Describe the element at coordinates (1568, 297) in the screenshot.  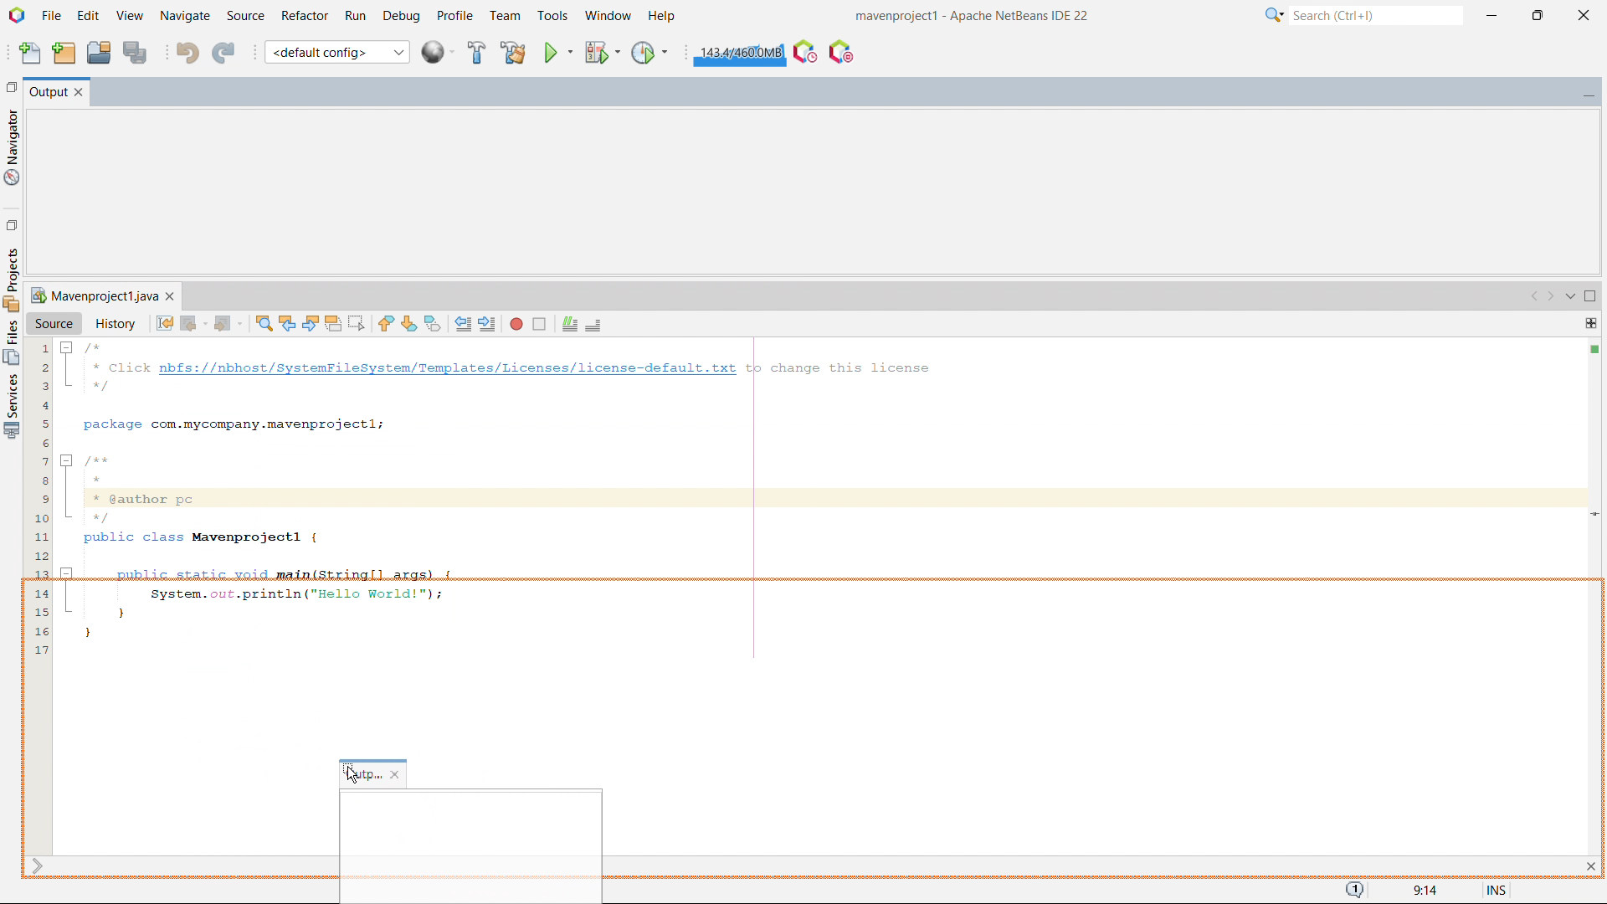
I see `show opened documents` at that location.